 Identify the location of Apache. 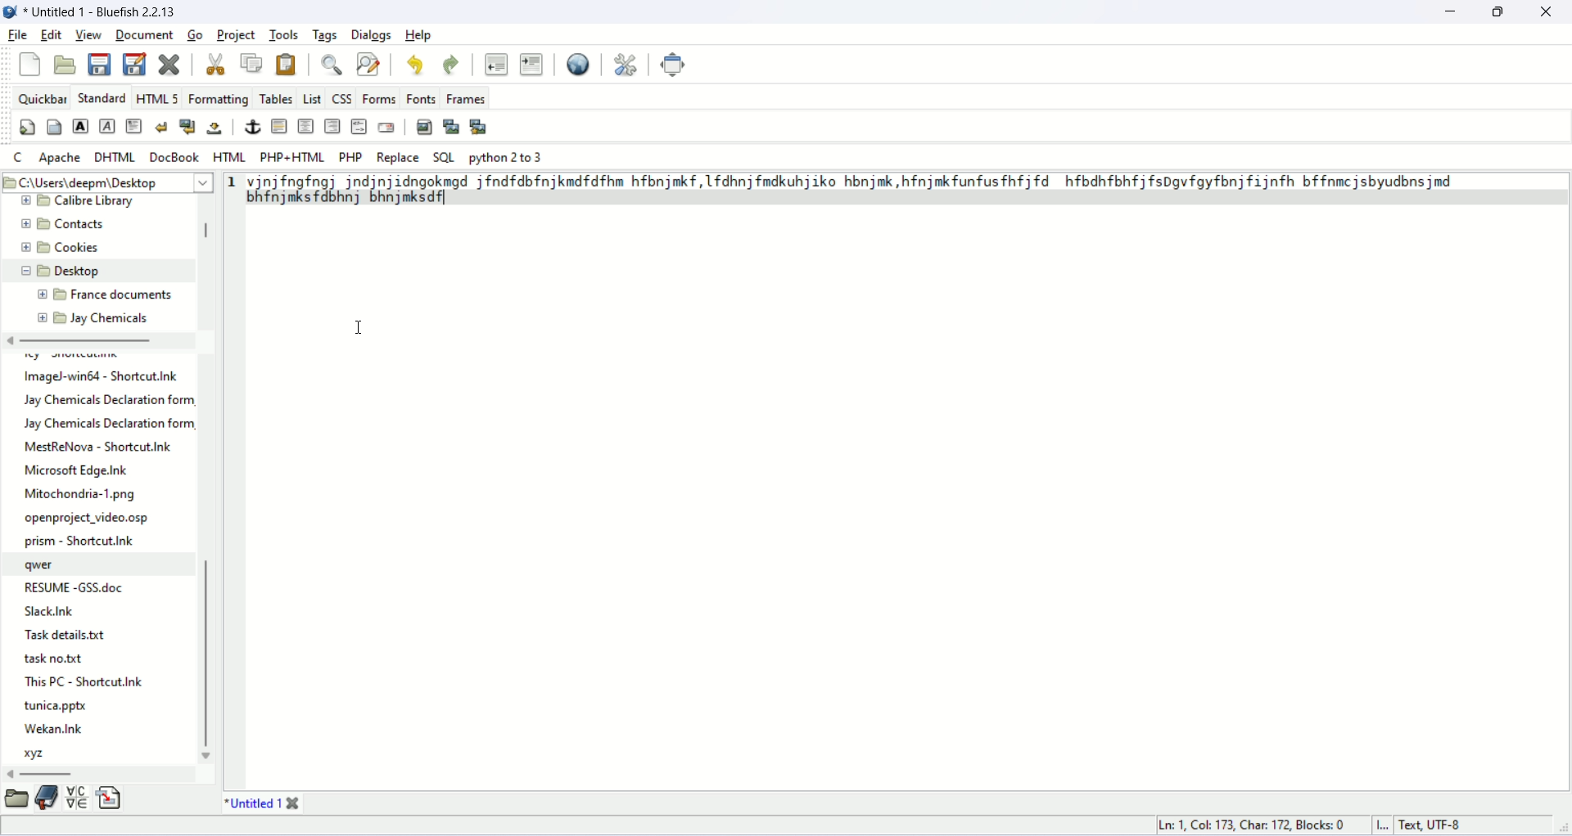
(61, 159).